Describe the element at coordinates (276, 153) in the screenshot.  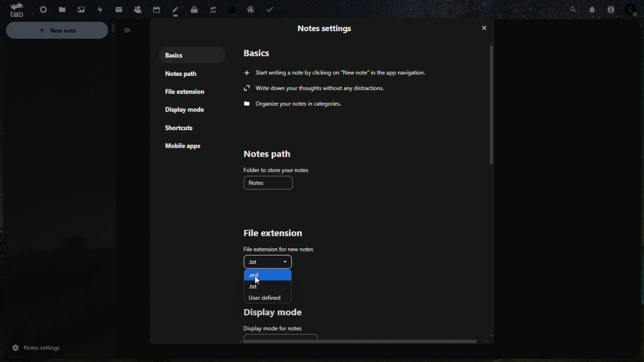
I see `Note path` at that location.